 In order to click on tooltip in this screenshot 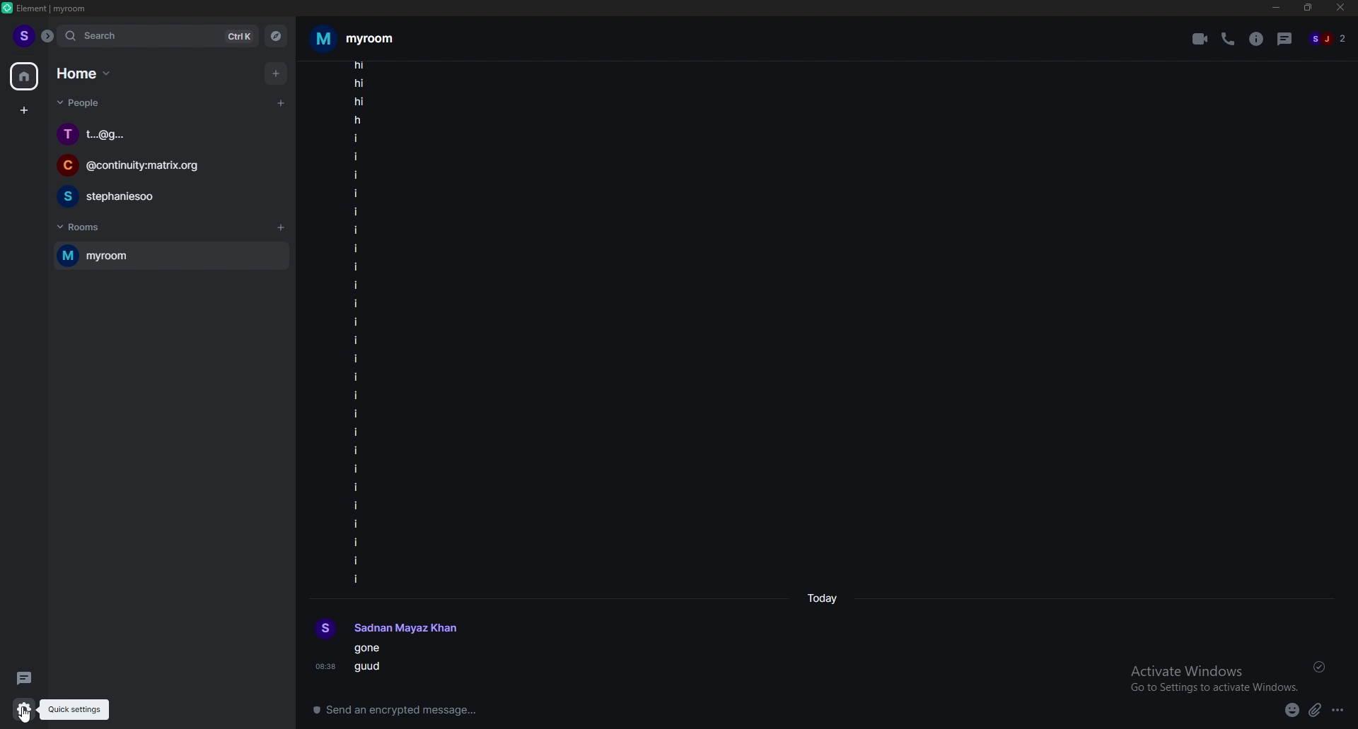, I will do `click(74, 710)`.